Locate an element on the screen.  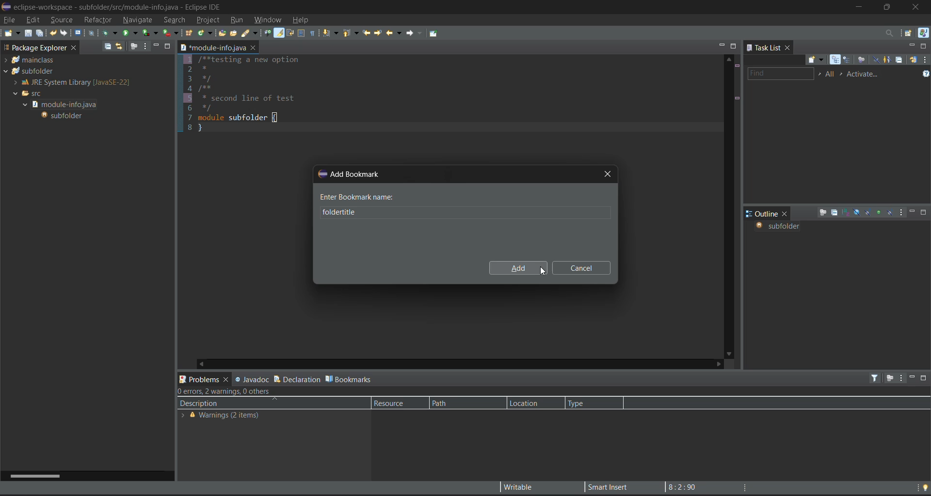
tip of the day is located at coordinates (925, 487).